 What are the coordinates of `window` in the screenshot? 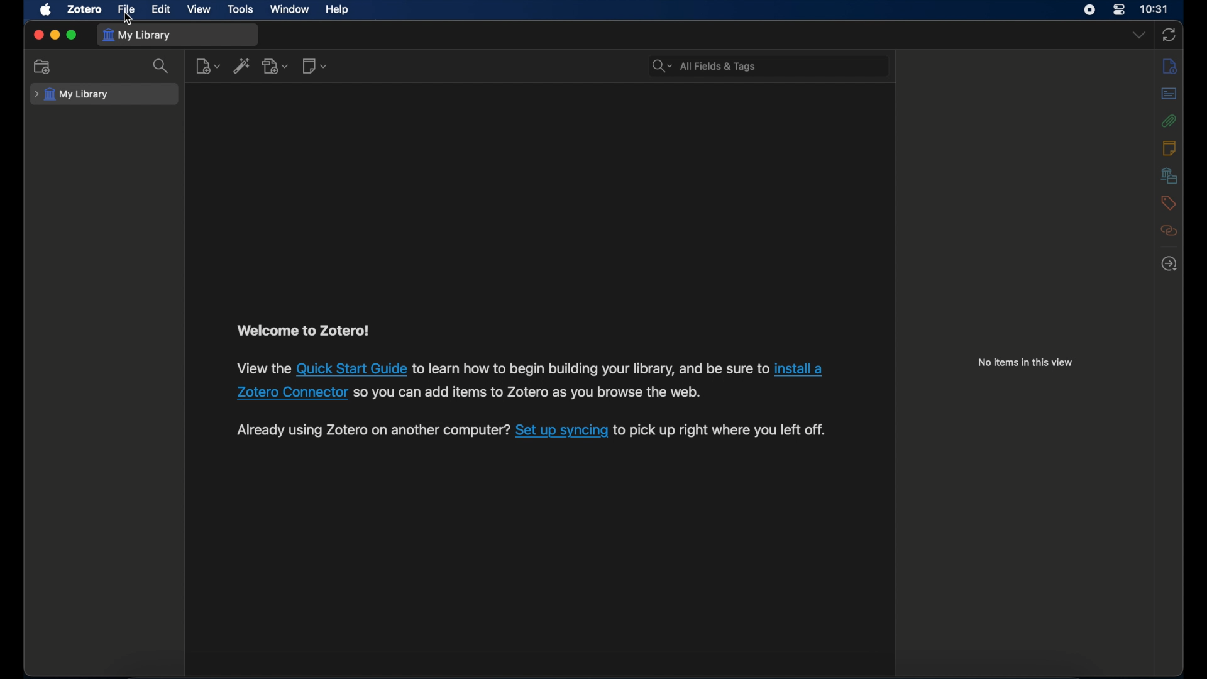 It's located at (290, 9).